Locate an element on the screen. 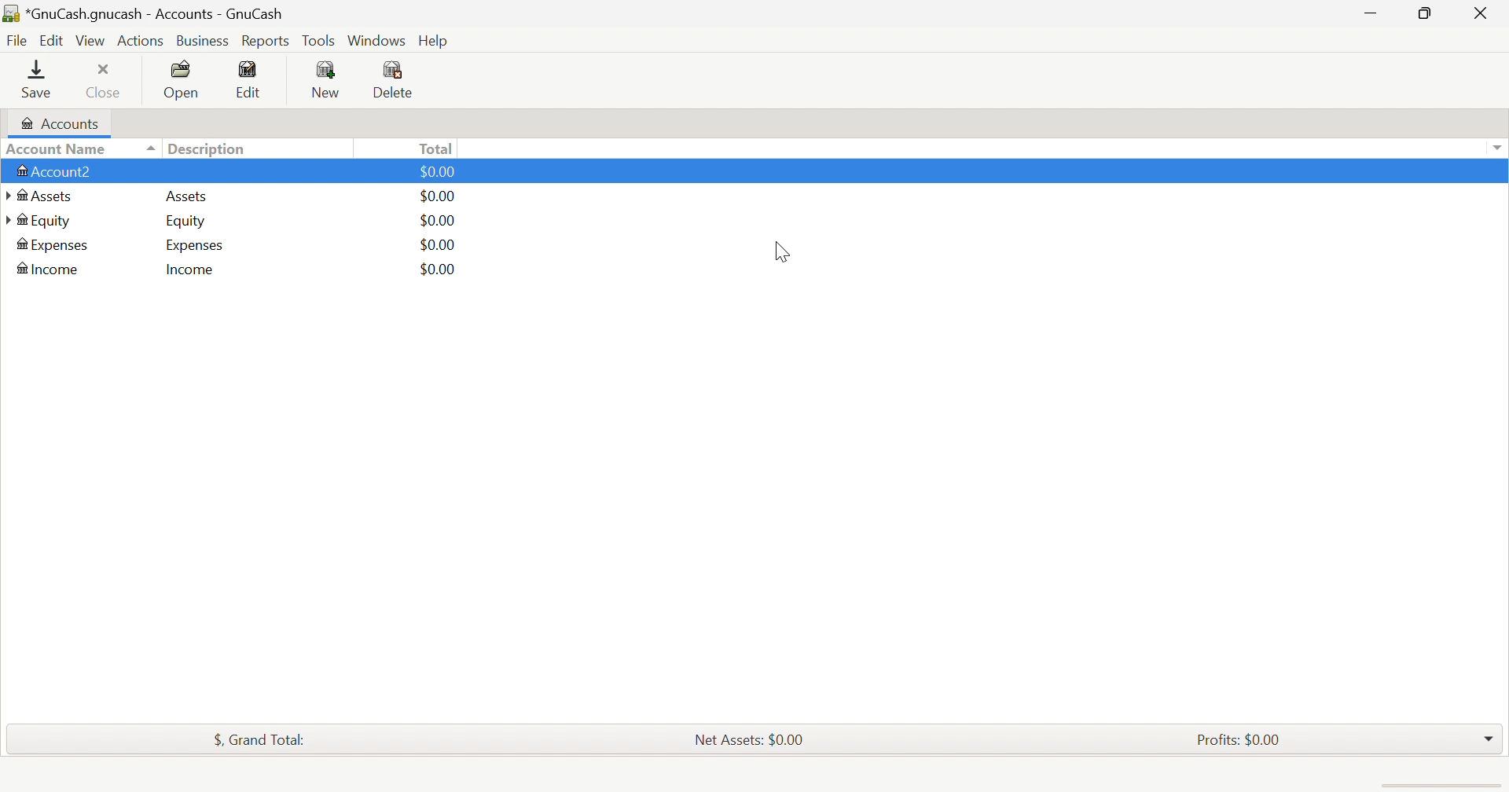 The width and height of the screenshot is (1509, 792). $0.00 is located at coordinates (438, 196).